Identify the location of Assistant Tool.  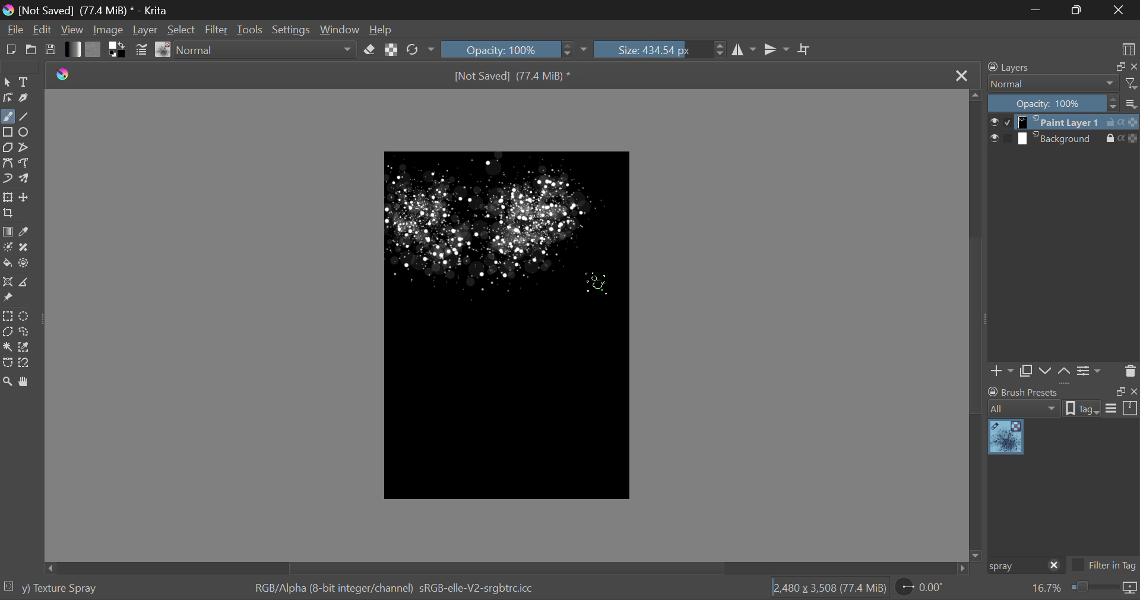
(7, 282).